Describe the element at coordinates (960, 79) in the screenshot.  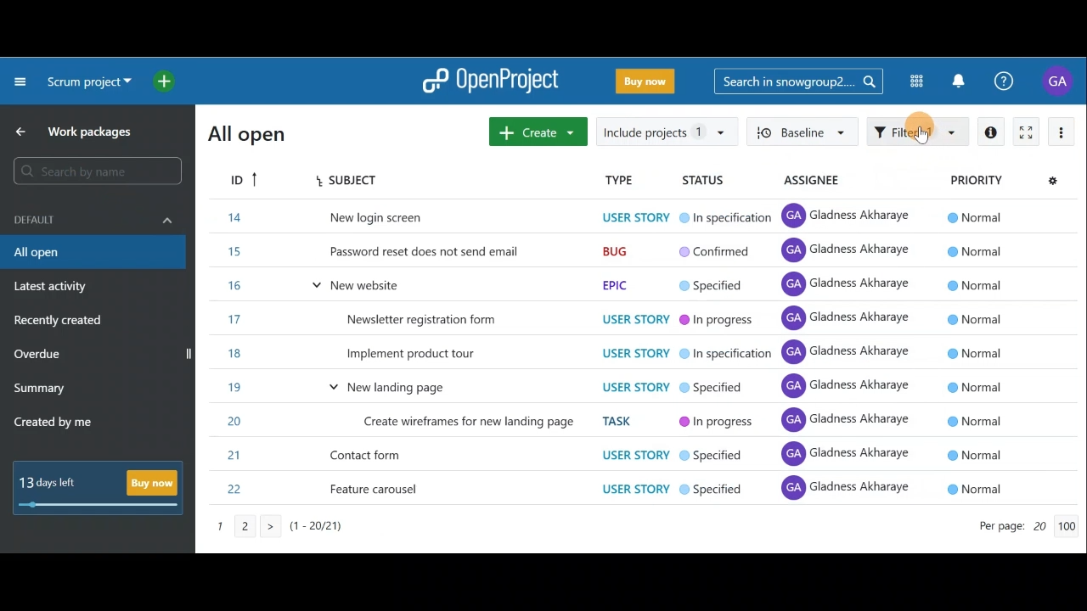
I see `Notification center` at that location.